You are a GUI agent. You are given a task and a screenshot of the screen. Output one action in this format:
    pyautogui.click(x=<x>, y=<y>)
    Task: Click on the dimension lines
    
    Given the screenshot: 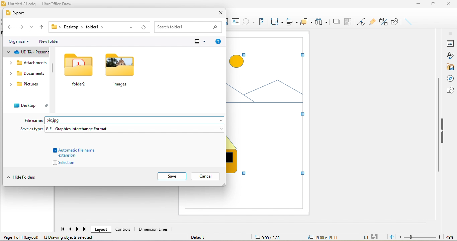 What is the action you would take?
    pyautogui.click(x=154, y=229)
    